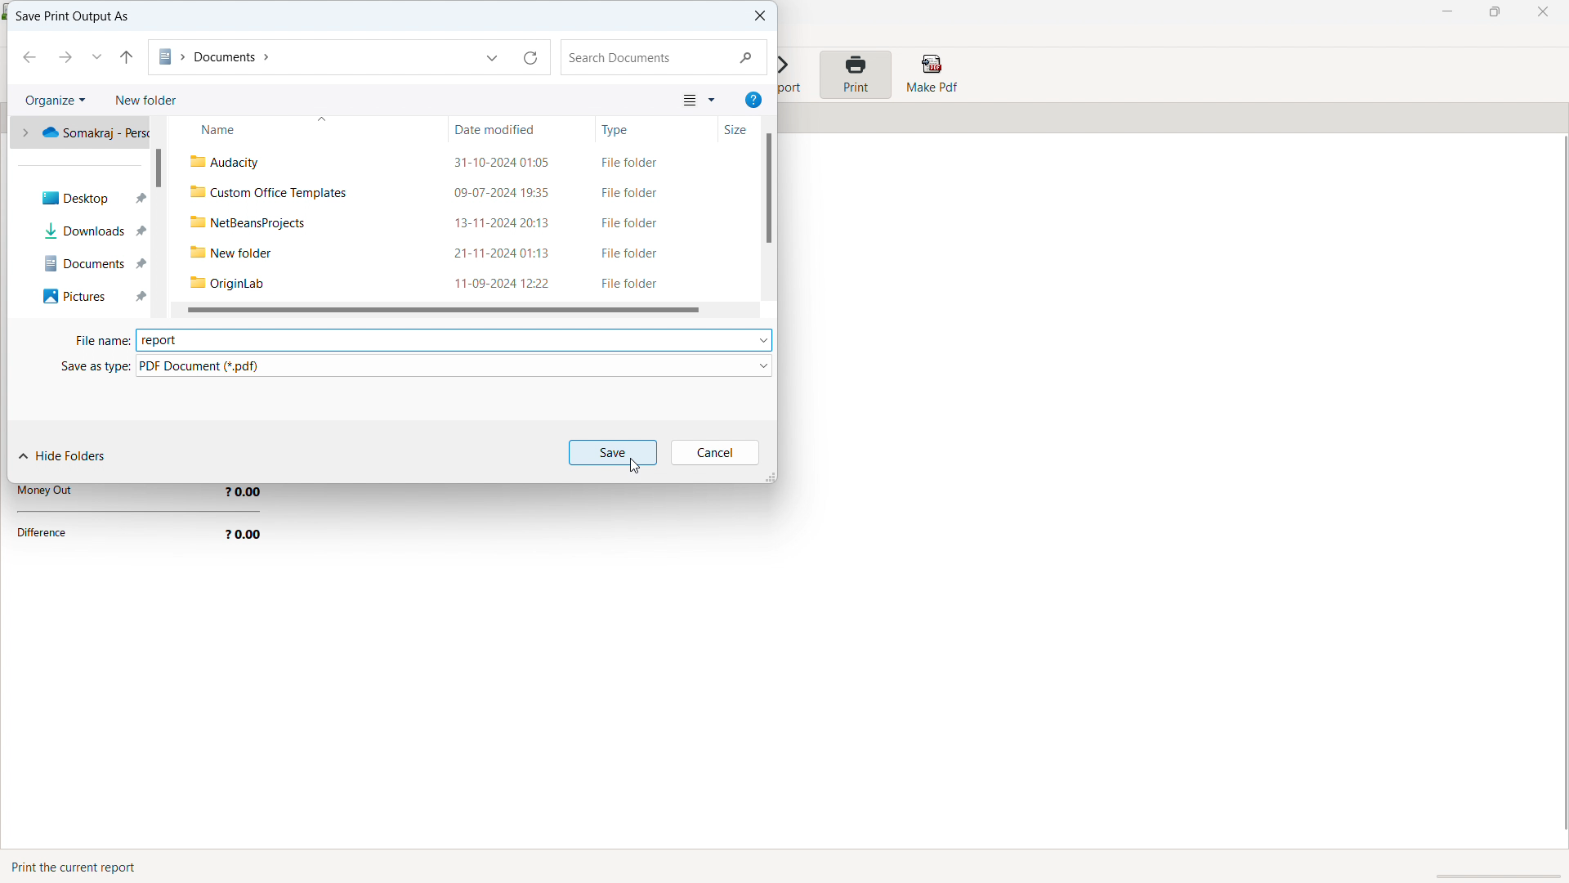 Image resolution: width=1569 pixels, height=883 pixels. What do you see at coordinates (441, 310) in the screenshot?
I see `horizontal scrollbar` at bounding box center [441, 310].